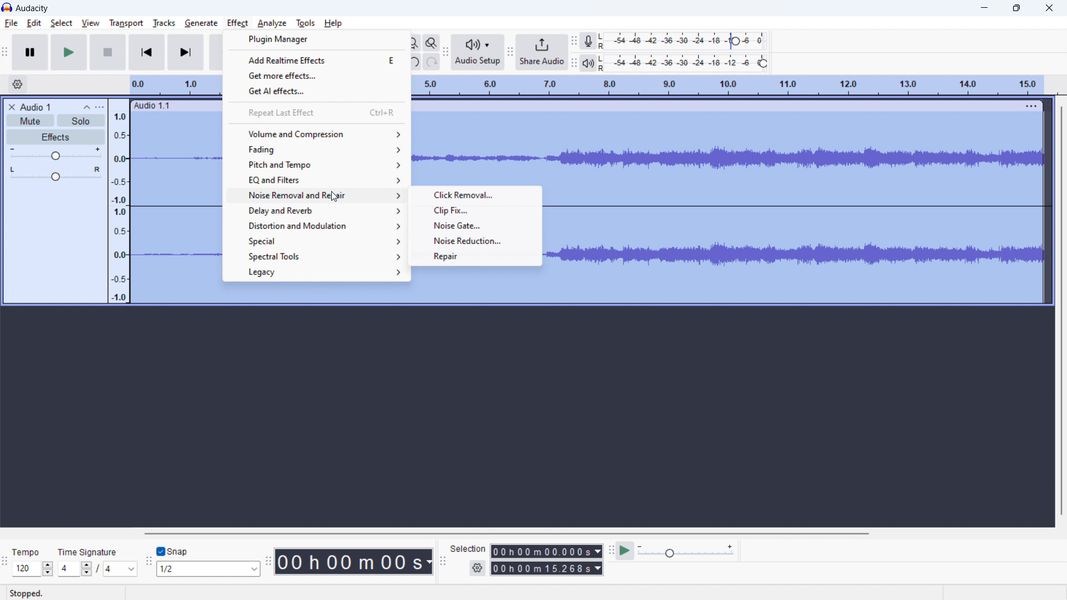 The height and width of the screenshot is (600, 1067). What do you see at coordinates (62, 23) in the screenshot?
I see `select` at bounding box center [62, 23].